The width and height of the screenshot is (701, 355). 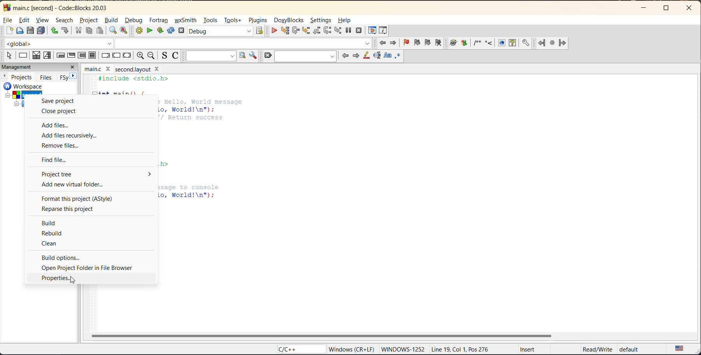 I want to click on search, so click(x=63, y=20).